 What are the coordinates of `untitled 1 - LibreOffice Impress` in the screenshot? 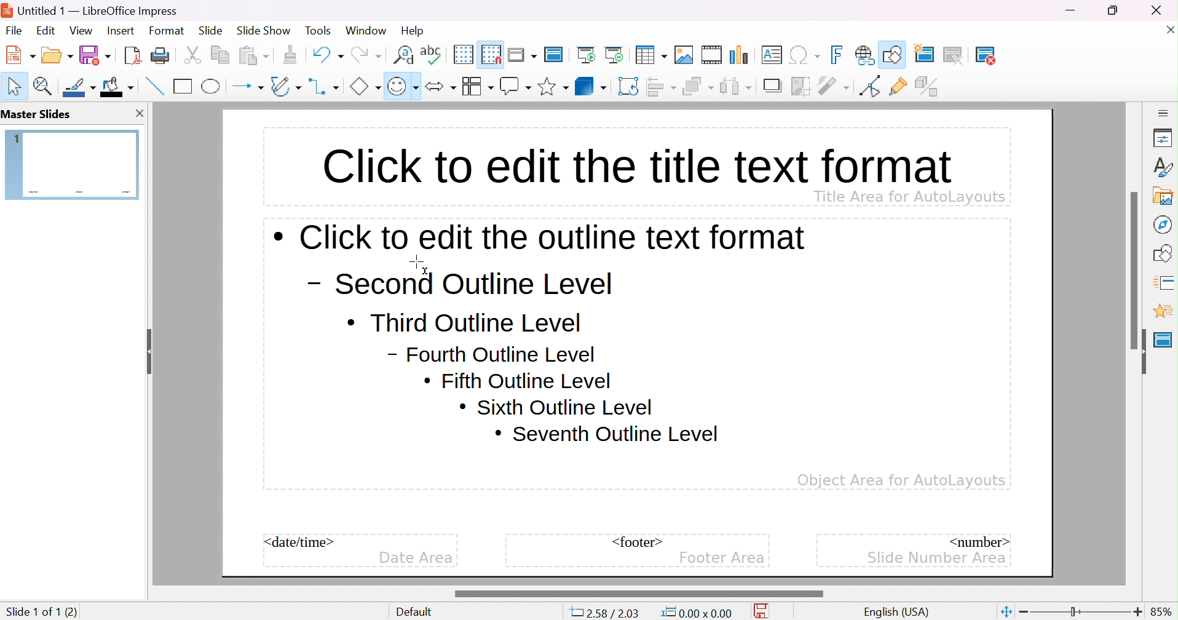 It's located at (90, 9).